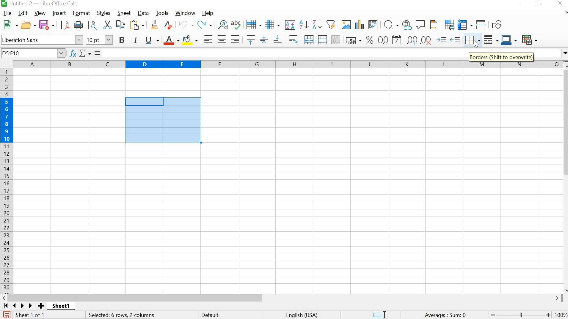 Image resolution: width=568 pixels, height=319 pixels. What do you see at coordinates (498, 24) in the screenshot?
I see `SHAW DRAW FUNCTIONS` at bounding box center [498, 24].